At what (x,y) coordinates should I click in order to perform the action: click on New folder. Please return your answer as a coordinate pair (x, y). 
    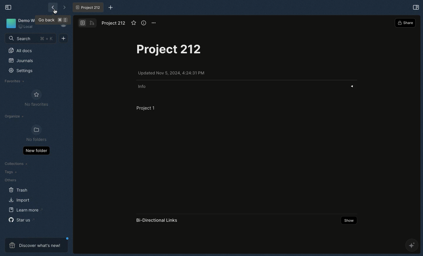
    Looking at the image, I should click on (36, 151).